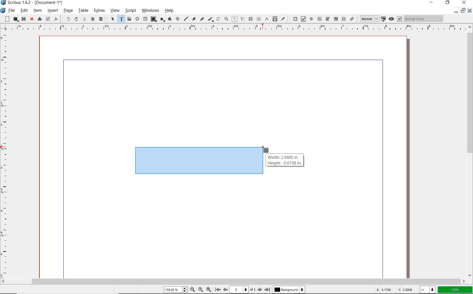  I want to click on select item, so click(112, 19).